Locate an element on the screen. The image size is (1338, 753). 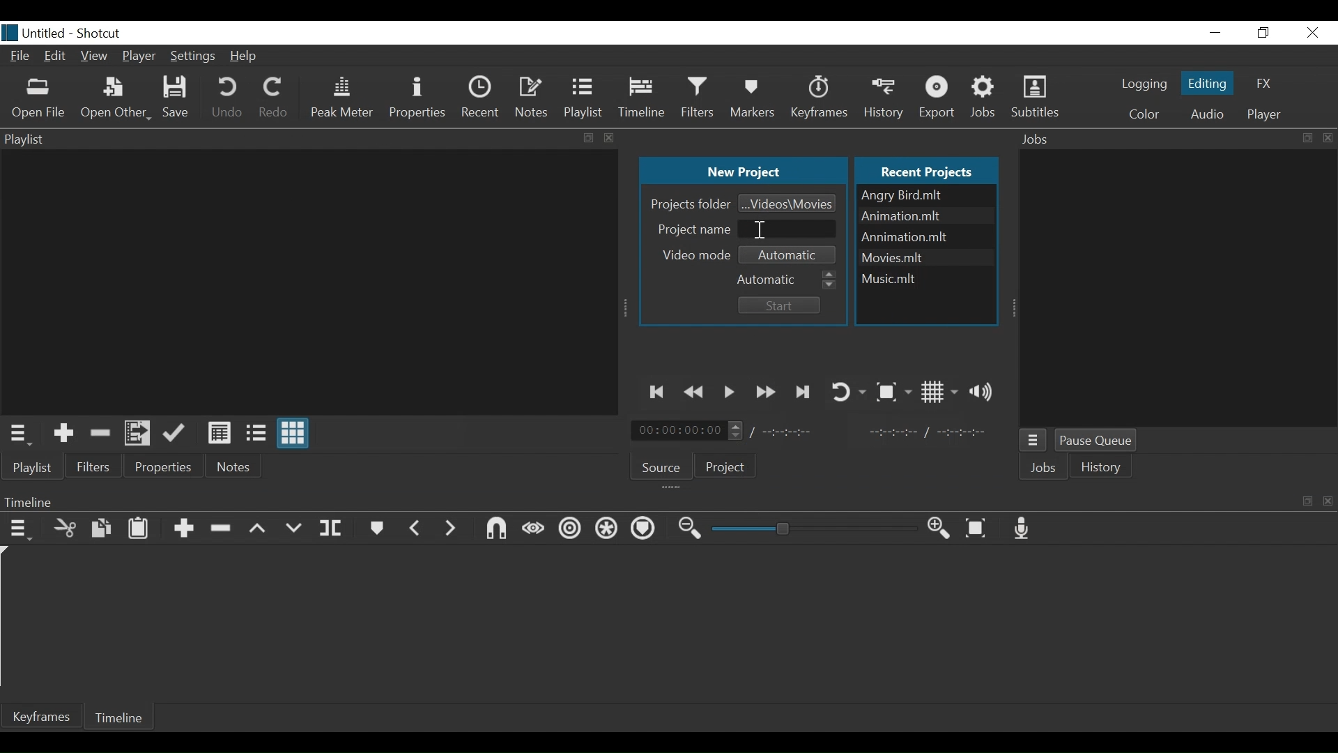
Skip to the next point is located at coordinates (803, 392).